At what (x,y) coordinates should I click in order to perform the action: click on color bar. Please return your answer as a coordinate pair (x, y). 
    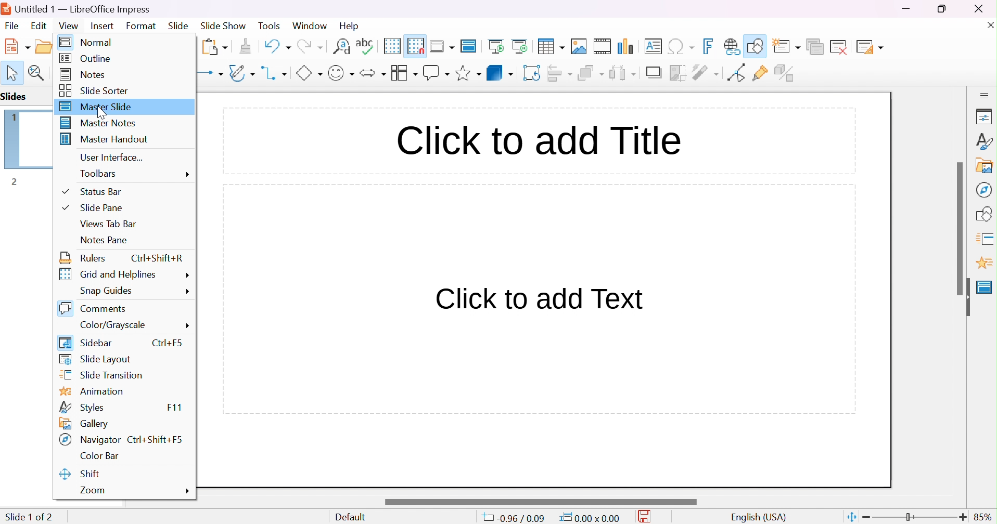
    Looking at the image, I should click on (98, 456).